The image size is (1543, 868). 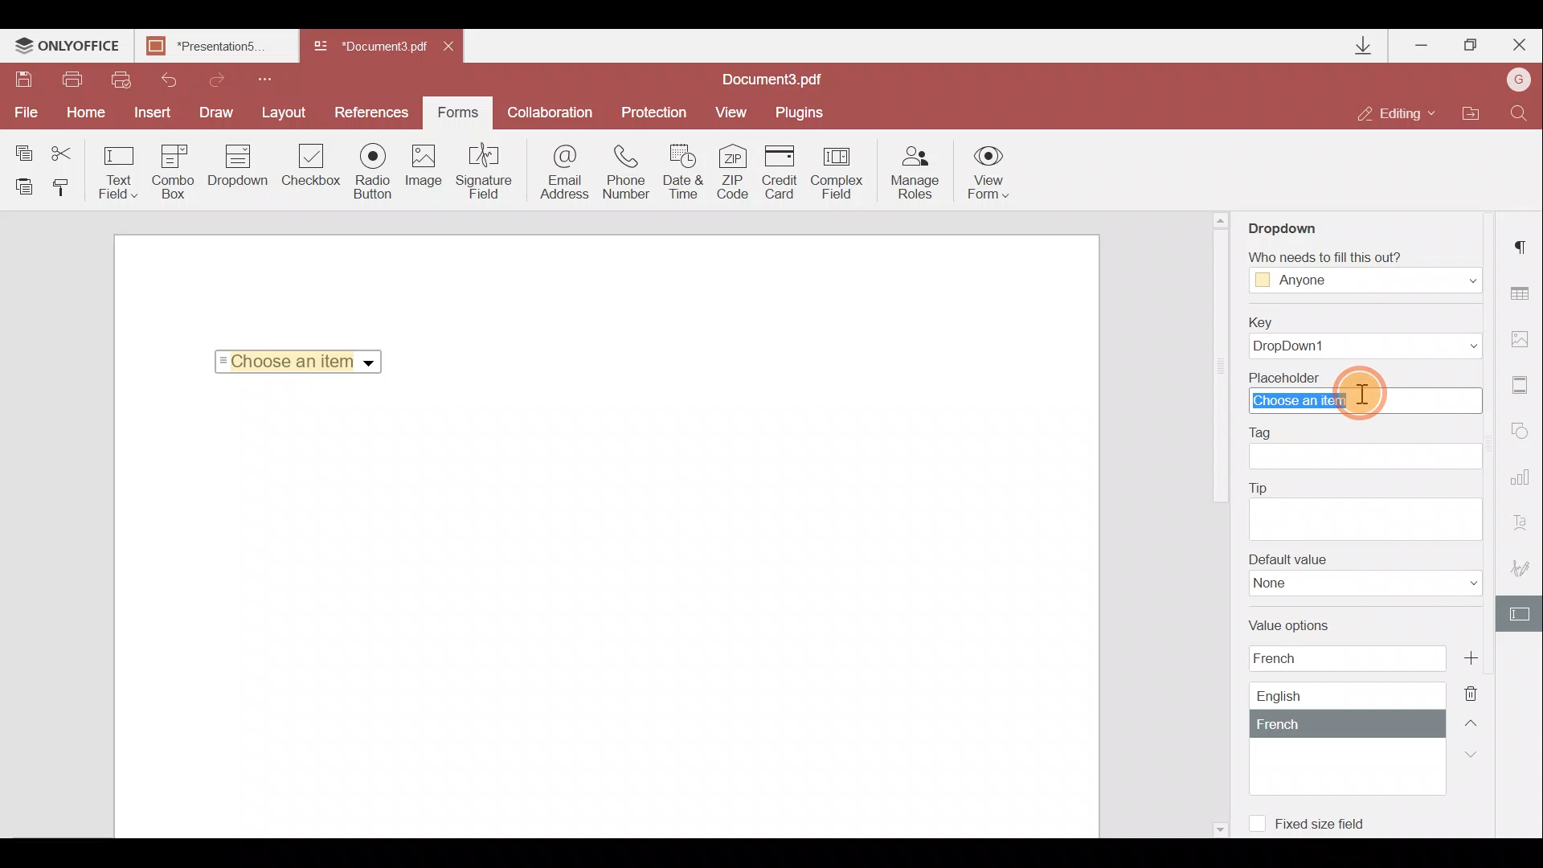 What do you see at coordinates (373, 170) in the screenshot?
I see `Radio button` at bounding box center [373, 170].